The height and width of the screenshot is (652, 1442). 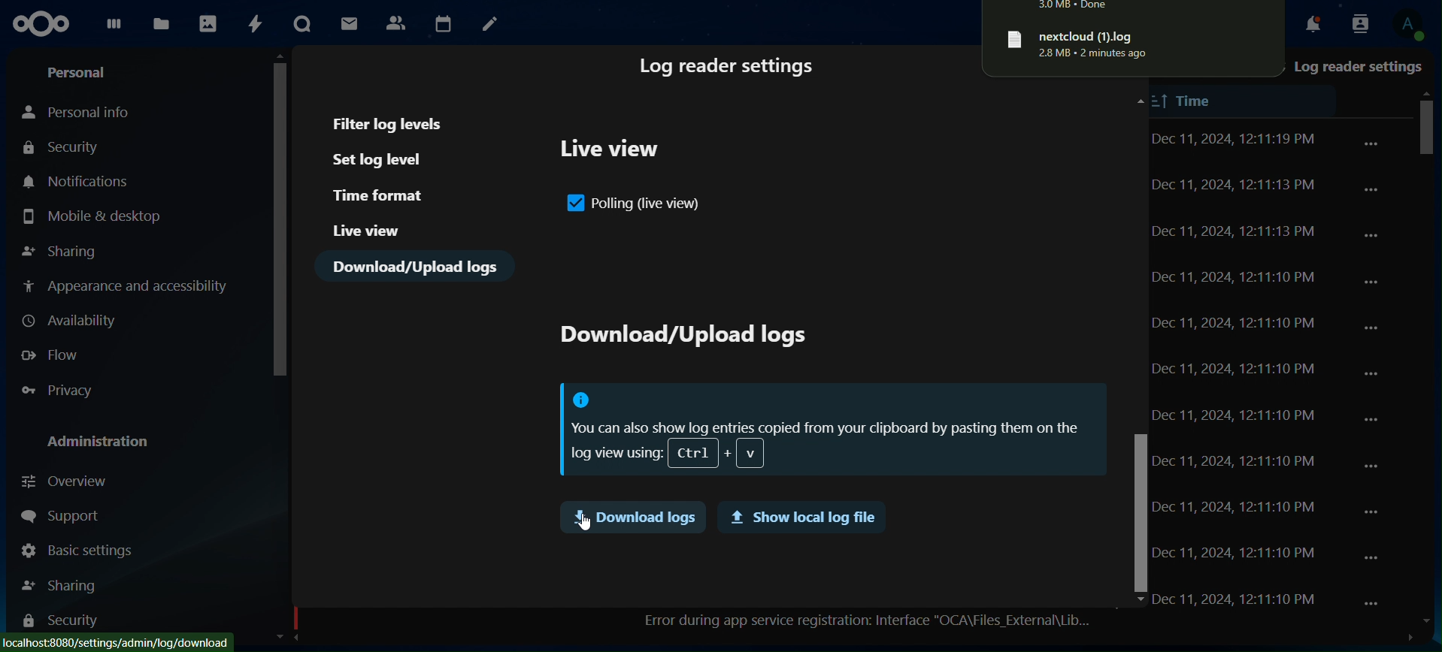 What do you see at coordinates (53, 356) in the screenshot?
I see `flow` at bounding box center [53, 356].